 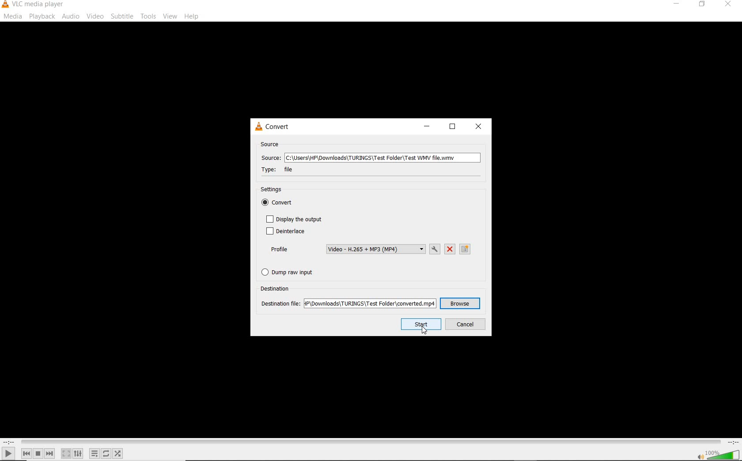 I want to click on seek bar, so click(x=370, y=442).